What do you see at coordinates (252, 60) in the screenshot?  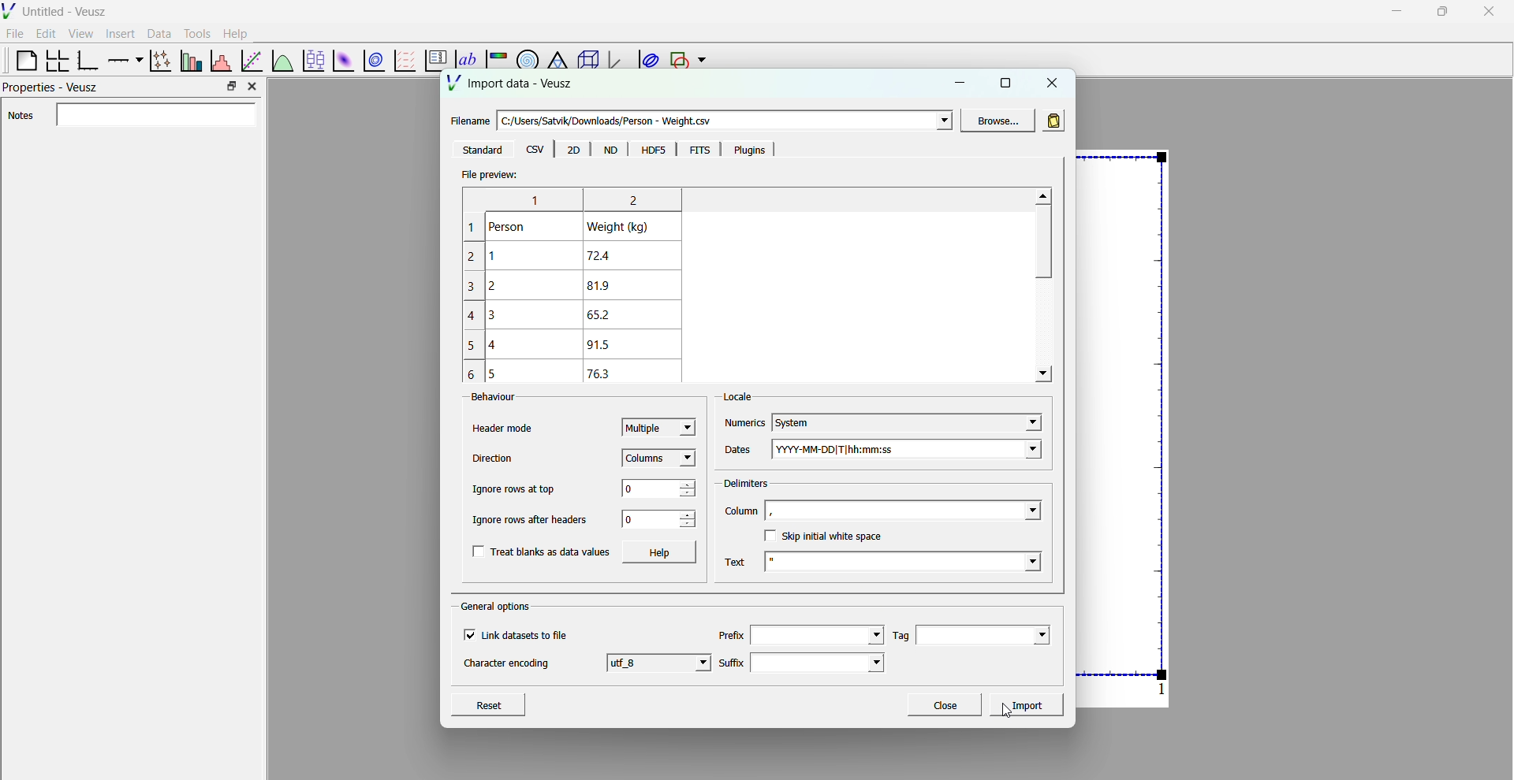 I see `fit a function to a date` at bounding box center [252, 60].